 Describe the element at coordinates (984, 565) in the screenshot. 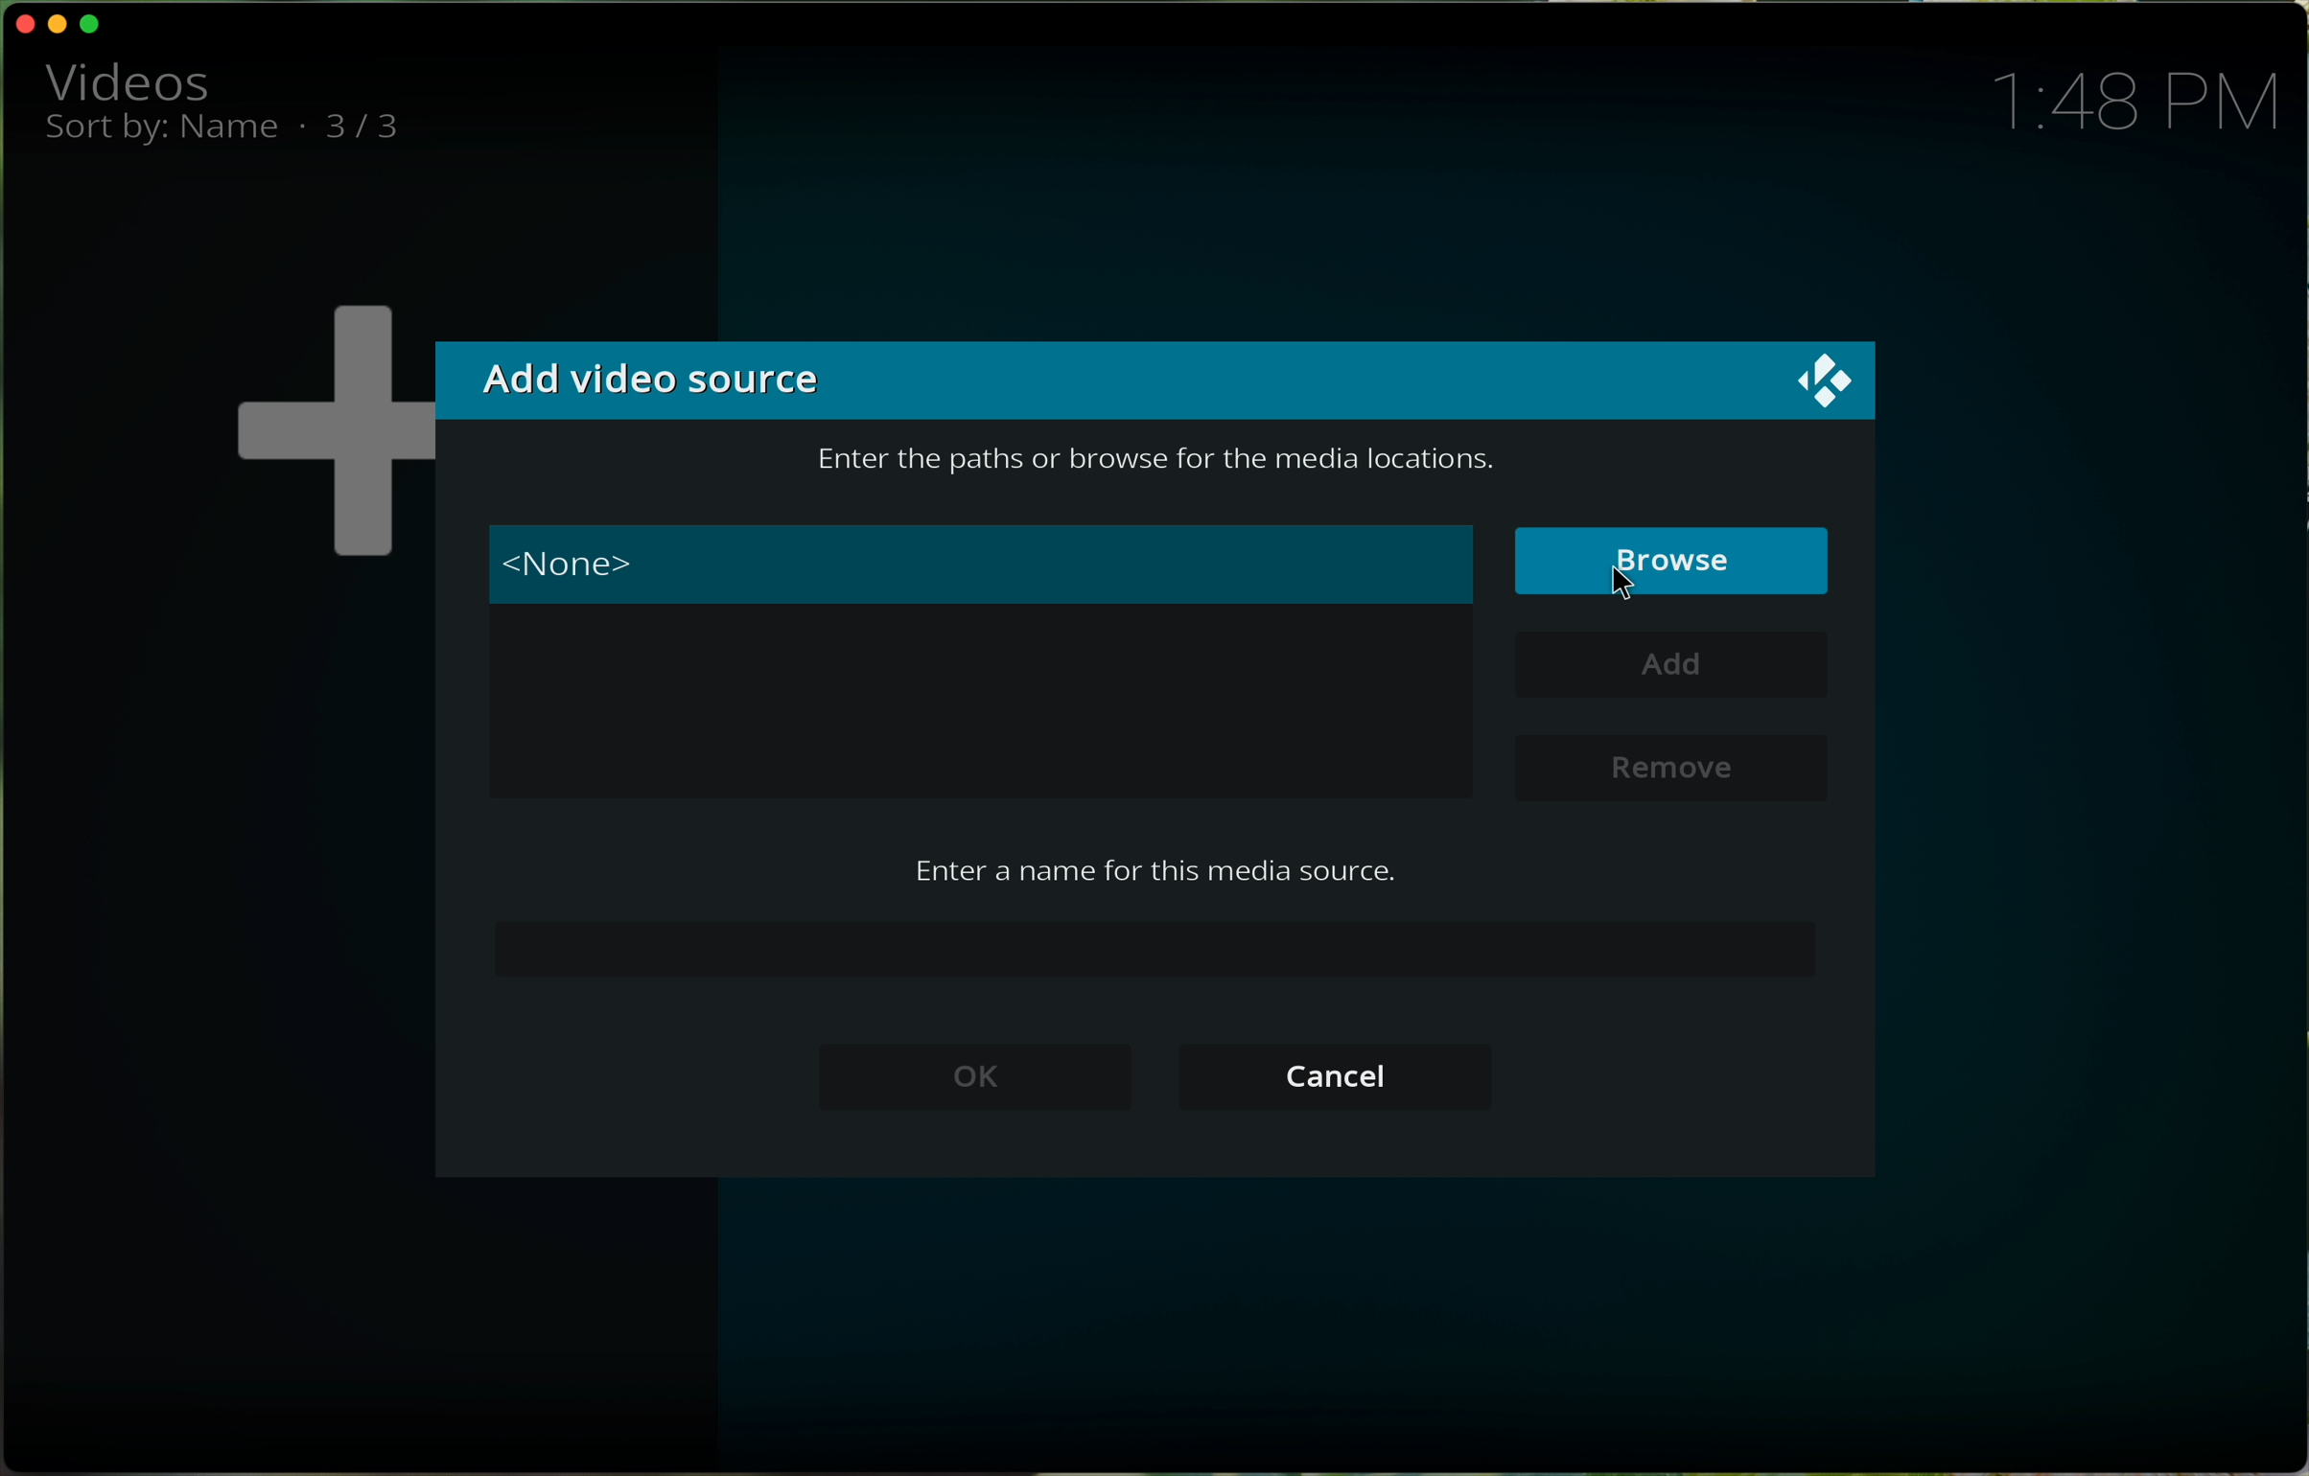

I see `<none>` at that location.